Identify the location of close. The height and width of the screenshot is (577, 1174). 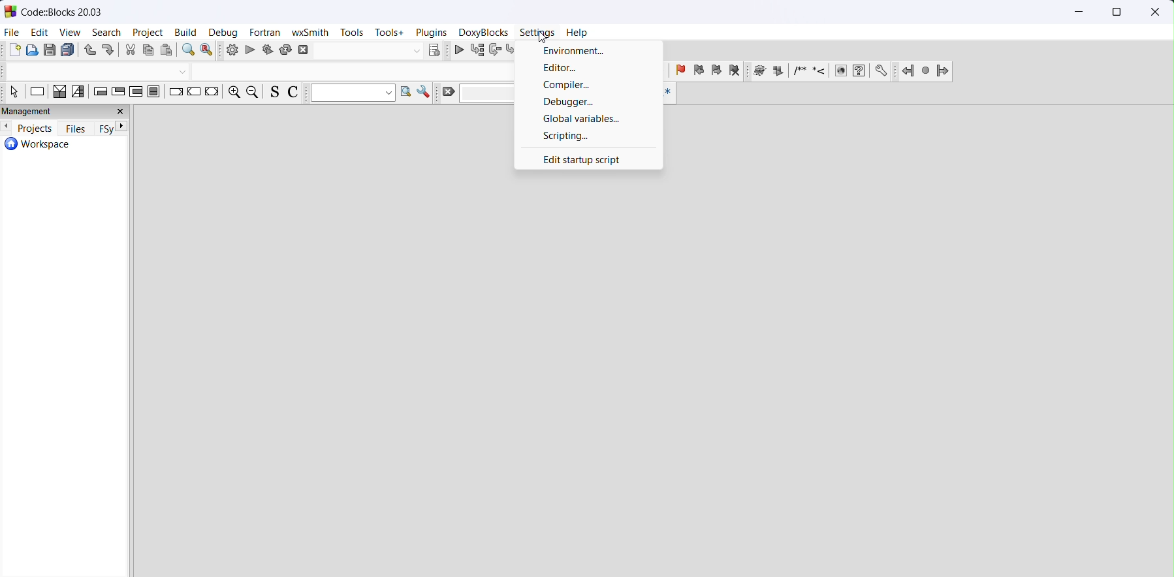
(1153, 13).